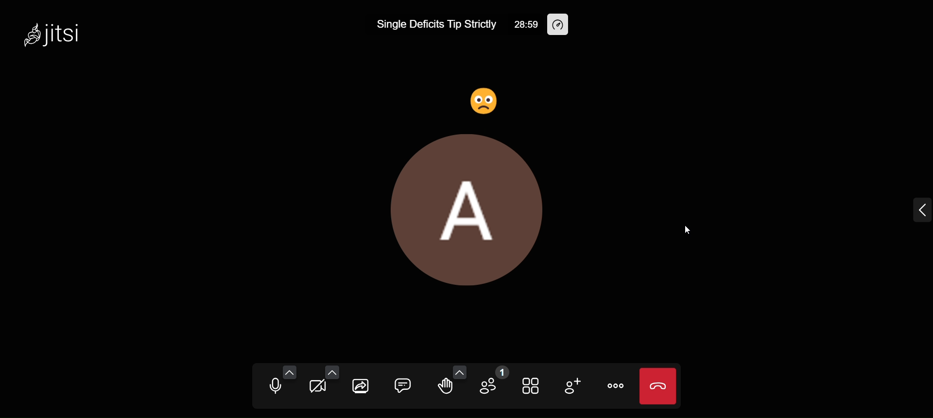  What do you see at coordinates (457, 371) in the screenshot?
I see `send more emojis` at bounding box center [457, 371].